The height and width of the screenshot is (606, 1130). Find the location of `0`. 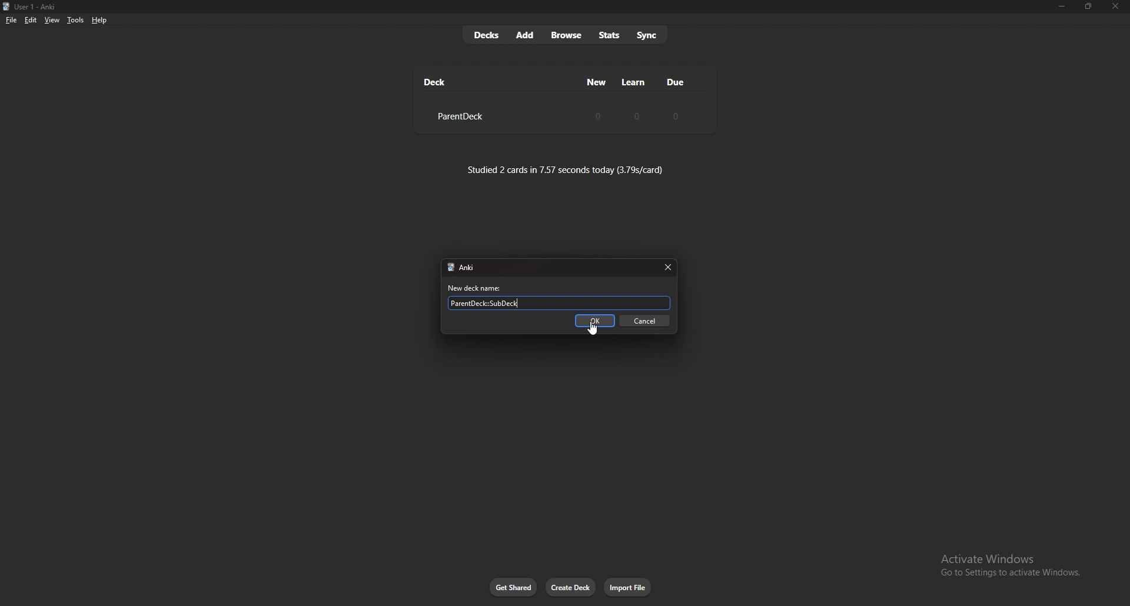

0 is located at coordinates (674, 116).